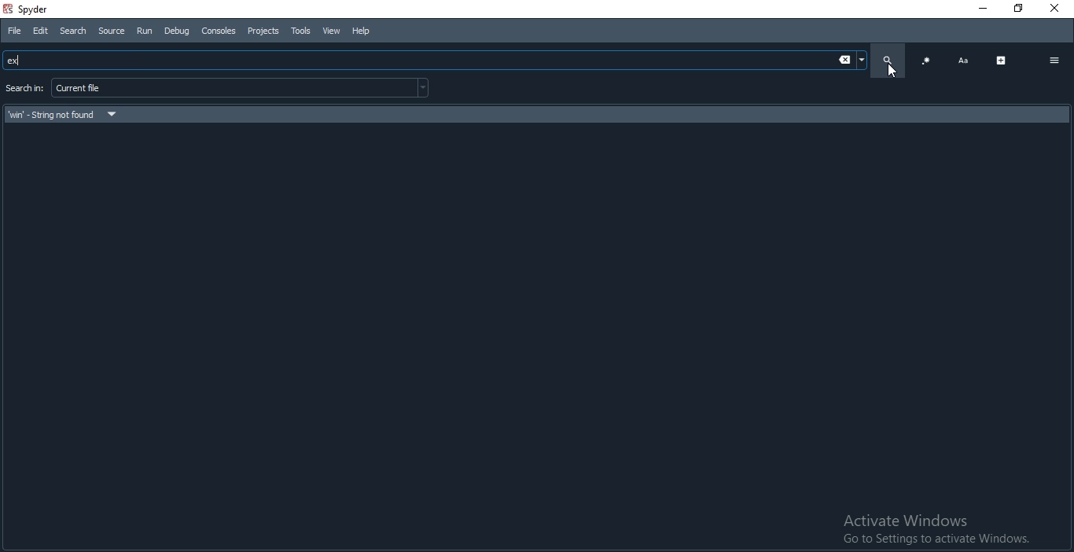 This screenshot has height=552, width=1074. I want to click on Projects, so click(263, 31).